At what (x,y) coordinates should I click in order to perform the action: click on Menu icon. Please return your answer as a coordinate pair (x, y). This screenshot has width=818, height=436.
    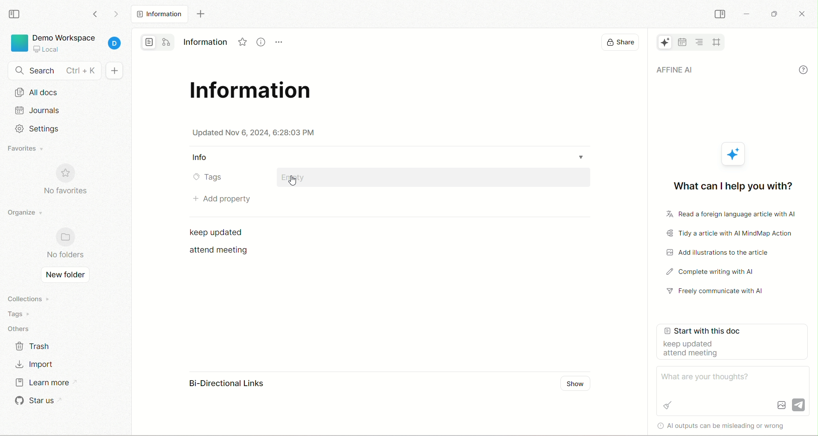
    Looking at the image, I should click on (281, 43).